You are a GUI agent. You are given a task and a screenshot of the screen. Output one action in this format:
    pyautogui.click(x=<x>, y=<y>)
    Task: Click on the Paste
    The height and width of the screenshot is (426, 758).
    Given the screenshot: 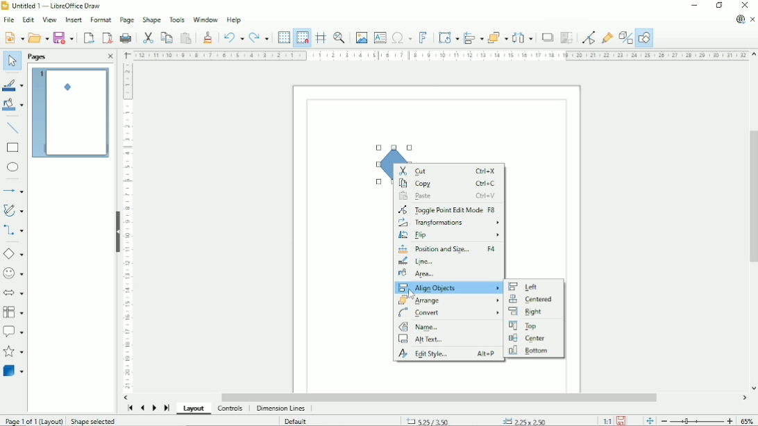 What is the action you would take?
    pyautogui.click(x=187, y=37)
    